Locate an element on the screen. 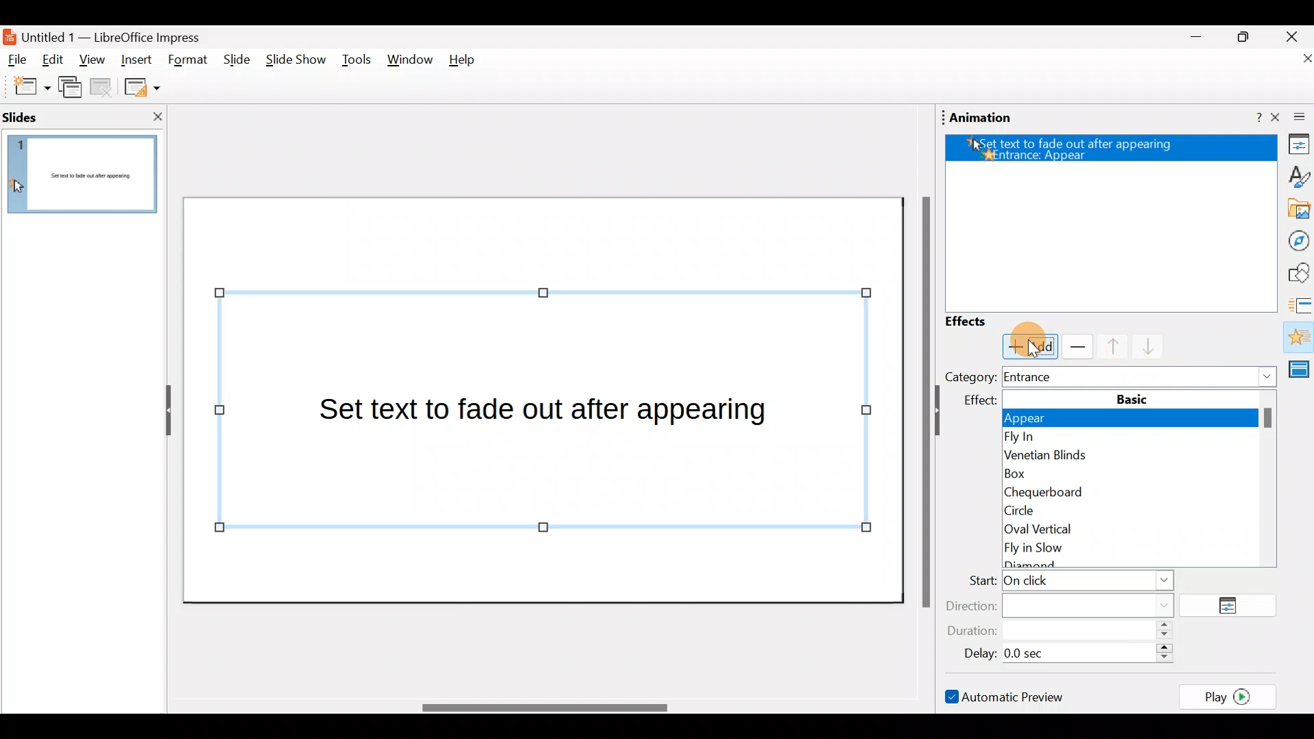  Delay is located at coordinates (1064, 651).